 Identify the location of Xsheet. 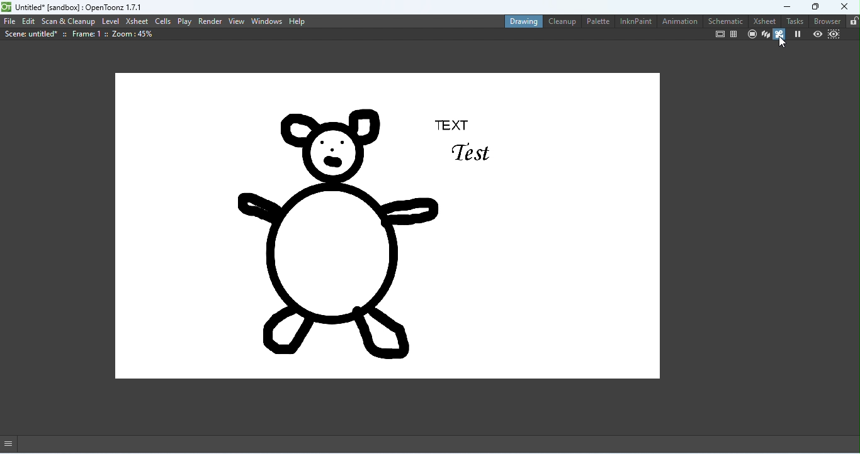
(137, 21).